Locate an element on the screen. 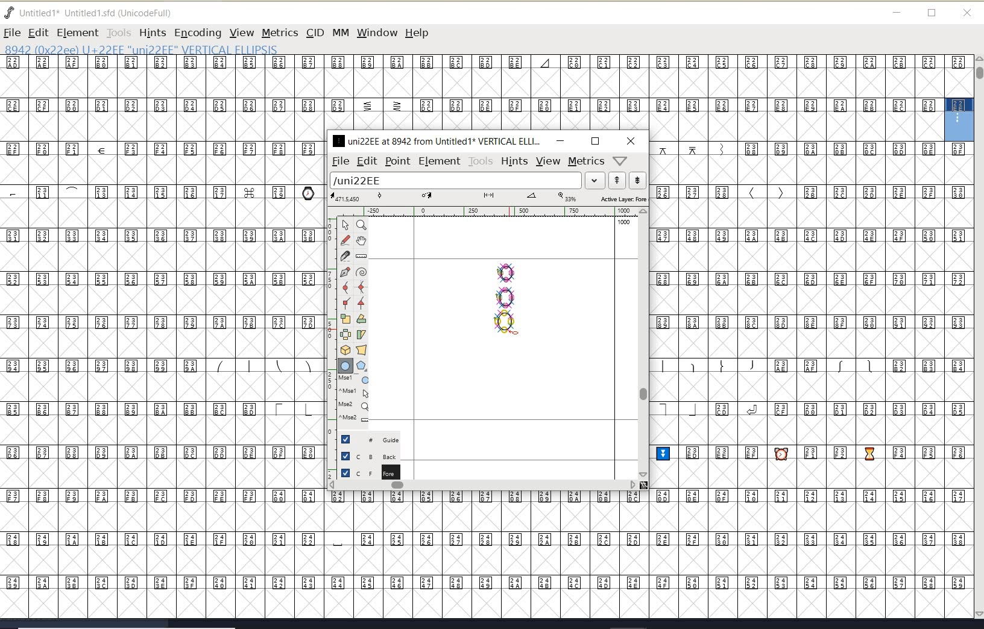  GLYPHY CHARACTERS & NUMBERS is located at coordinates (160, 309).